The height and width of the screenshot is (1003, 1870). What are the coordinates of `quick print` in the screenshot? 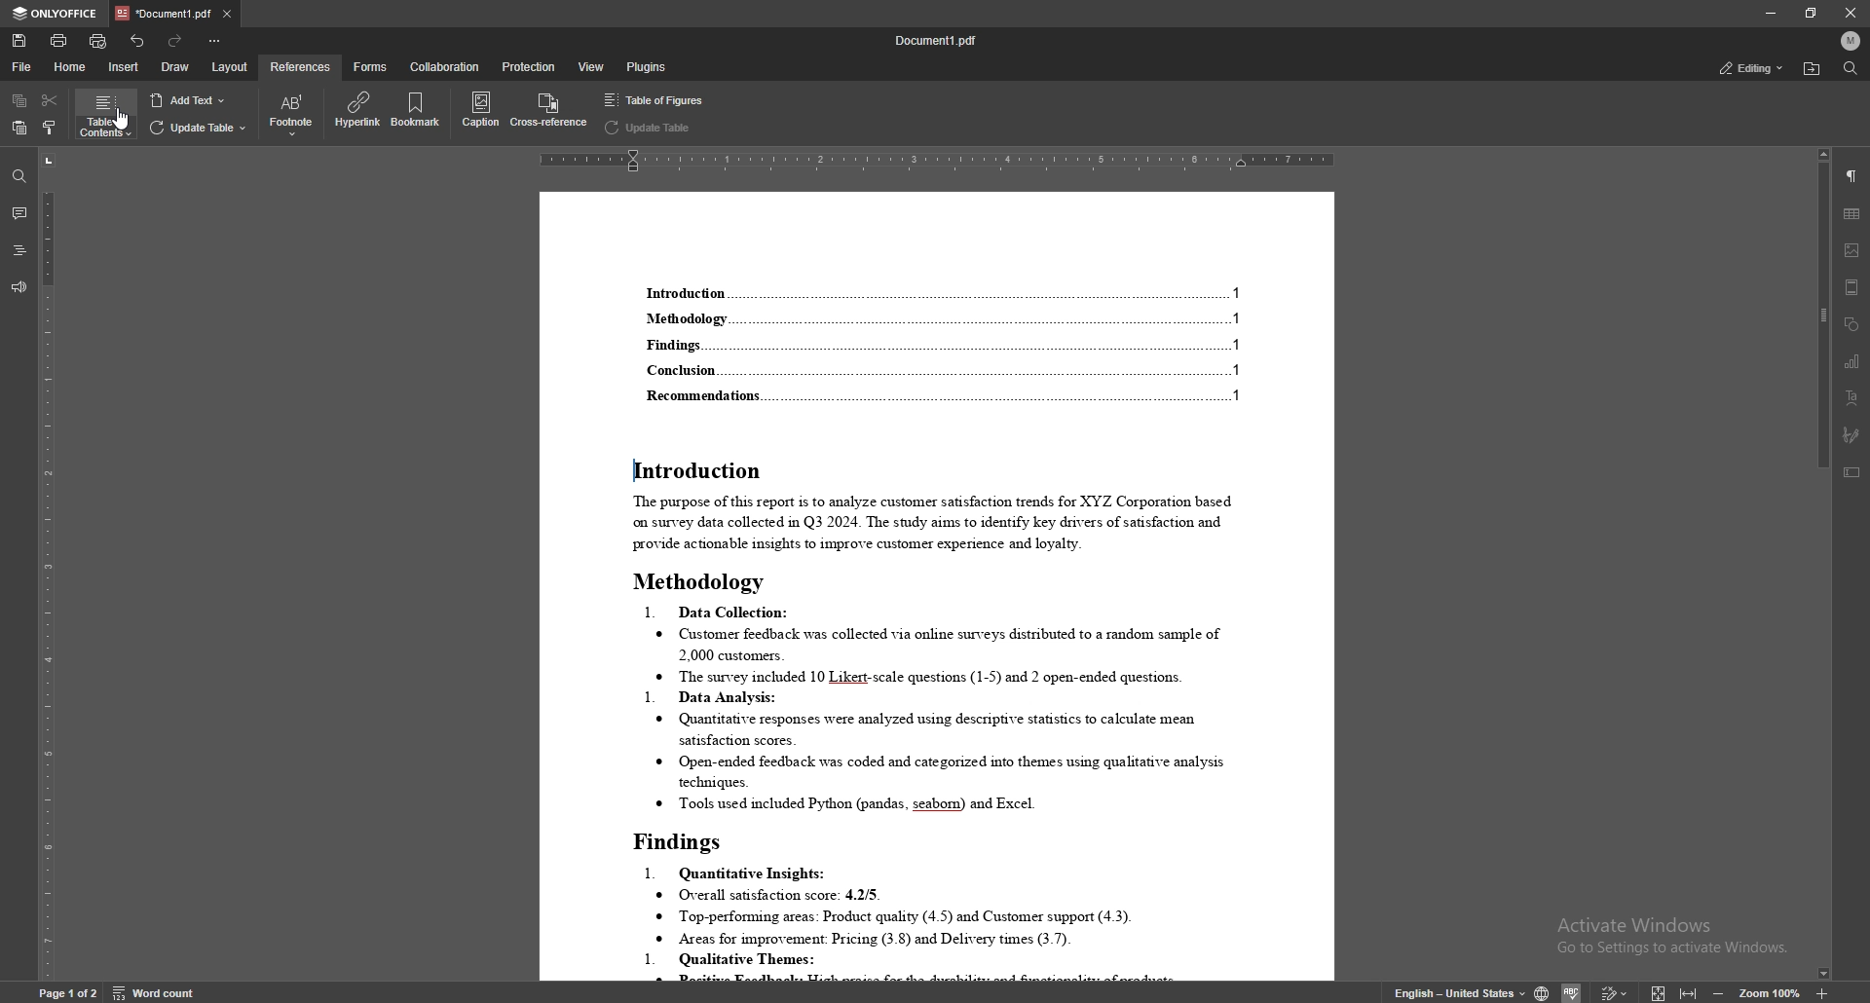 It's located at (99, 40).